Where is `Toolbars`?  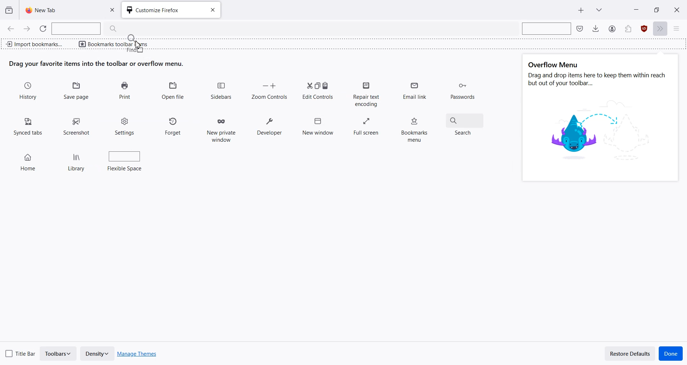
Toolbars is located at coordinates (59, 354).